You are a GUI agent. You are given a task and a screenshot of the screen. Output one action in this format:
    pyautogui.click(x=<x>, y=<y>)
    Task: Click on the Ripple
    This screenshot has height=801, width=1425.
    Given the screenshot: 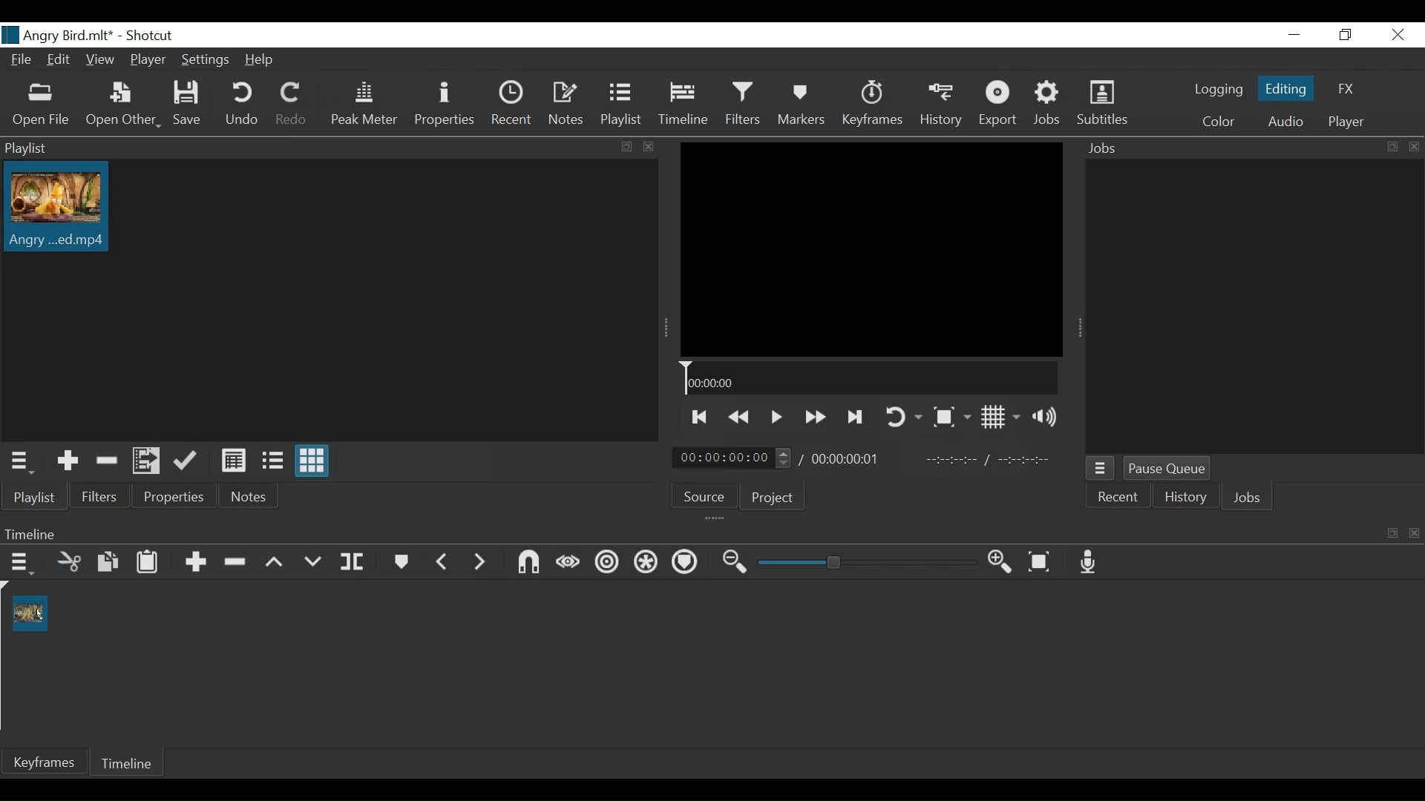 What is the action you would take?
    pyautogui.click(x=607, y=562)
    